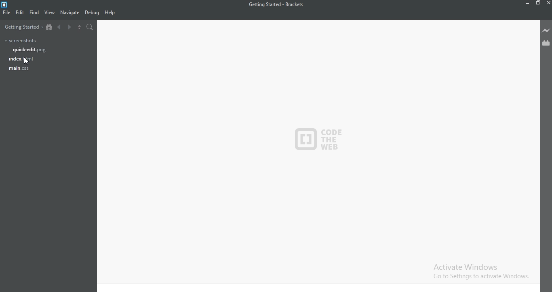  What do you see at coordinates (22, 70) in the screenshot?
I see `main.css` at bounding box center [22, 70].